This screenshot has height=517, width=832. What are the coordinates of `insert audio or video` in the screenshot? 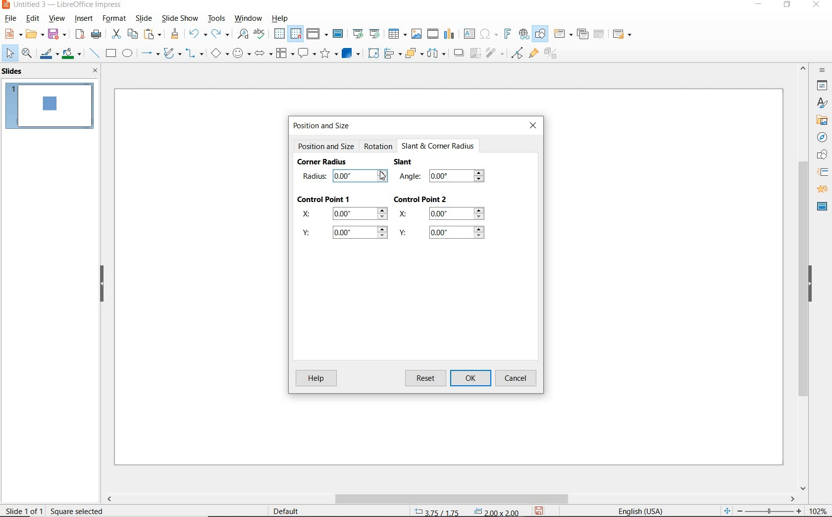 It's located at (433, 34).